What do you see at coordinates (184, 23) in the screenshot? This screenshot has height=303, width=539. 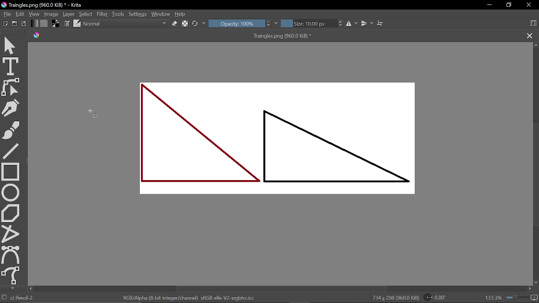 I see `Preserve alpha` at bounding box center [184, 23].